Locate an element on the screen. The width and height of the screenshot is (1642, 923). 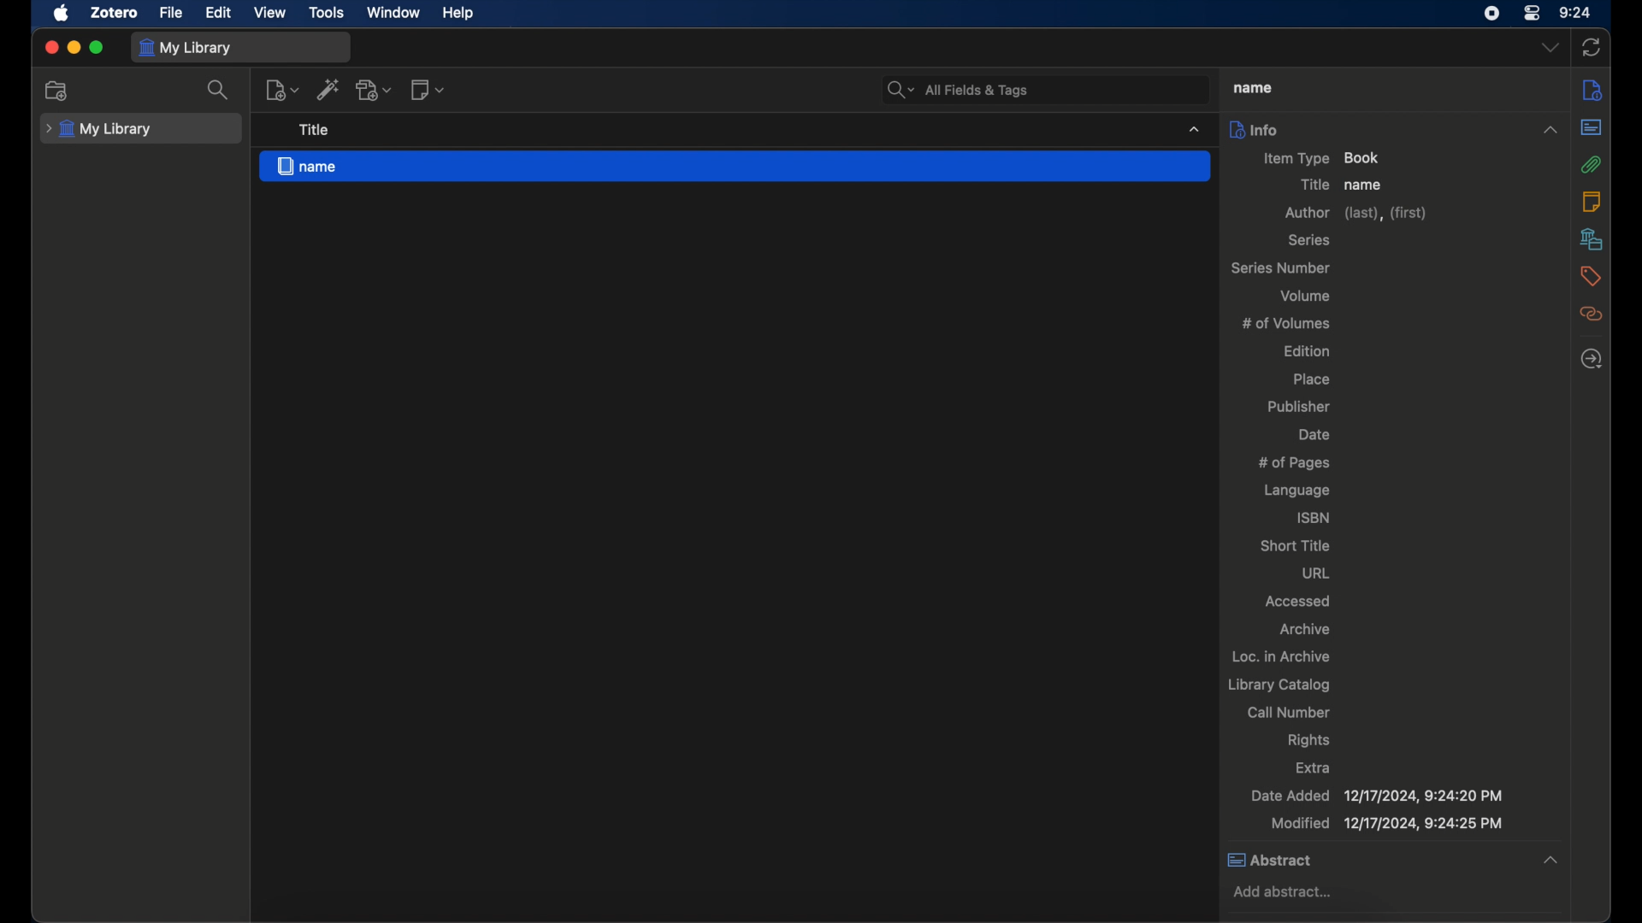
place is located at coordinates (1313, 379).